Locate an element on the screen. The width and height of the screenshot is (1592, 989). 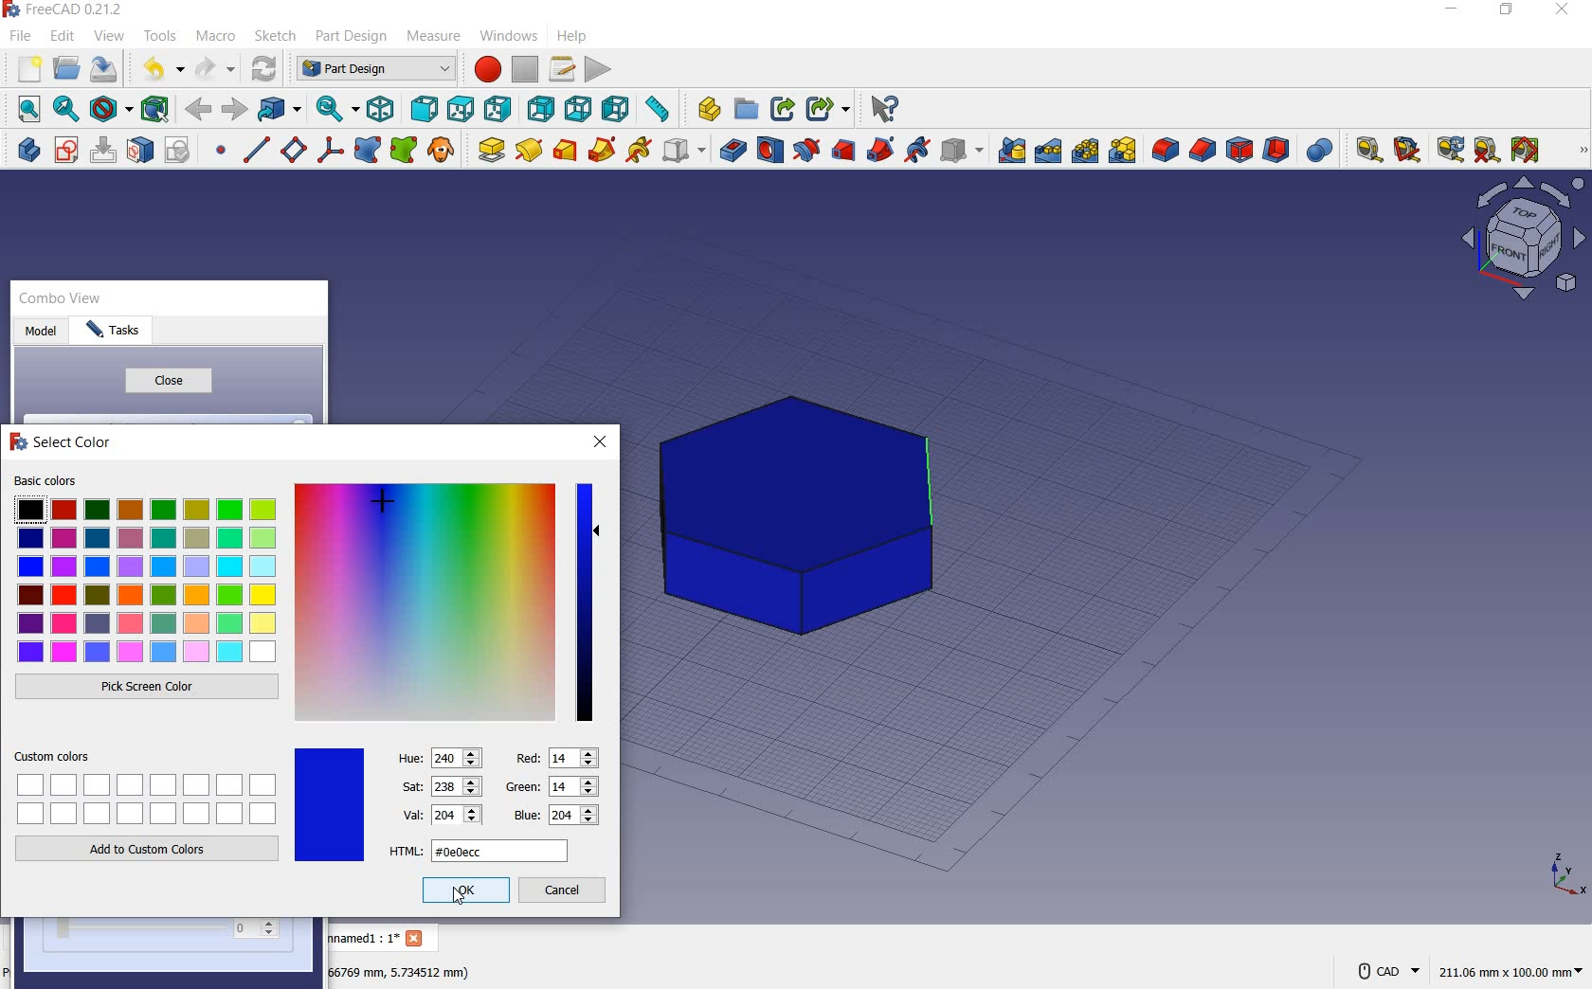
Boolean Operation is located at coordinates (1319, 151).